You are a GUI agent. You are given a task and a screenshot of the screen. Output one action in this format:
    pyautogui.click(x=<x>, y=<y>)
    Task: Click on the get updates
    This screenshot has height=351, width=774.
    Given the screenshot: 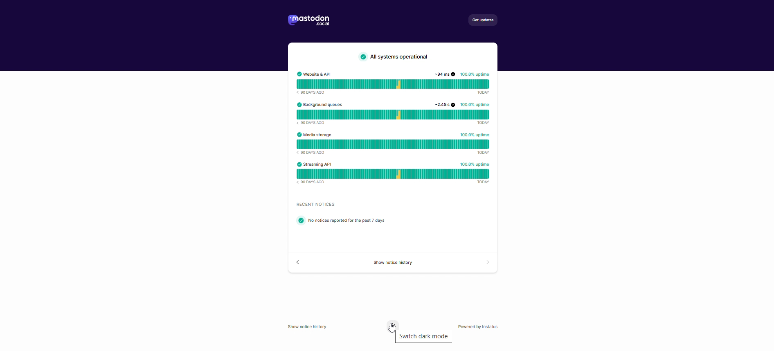 What is the action you would take?
    pyautogui.click(x=486, y=20)
    